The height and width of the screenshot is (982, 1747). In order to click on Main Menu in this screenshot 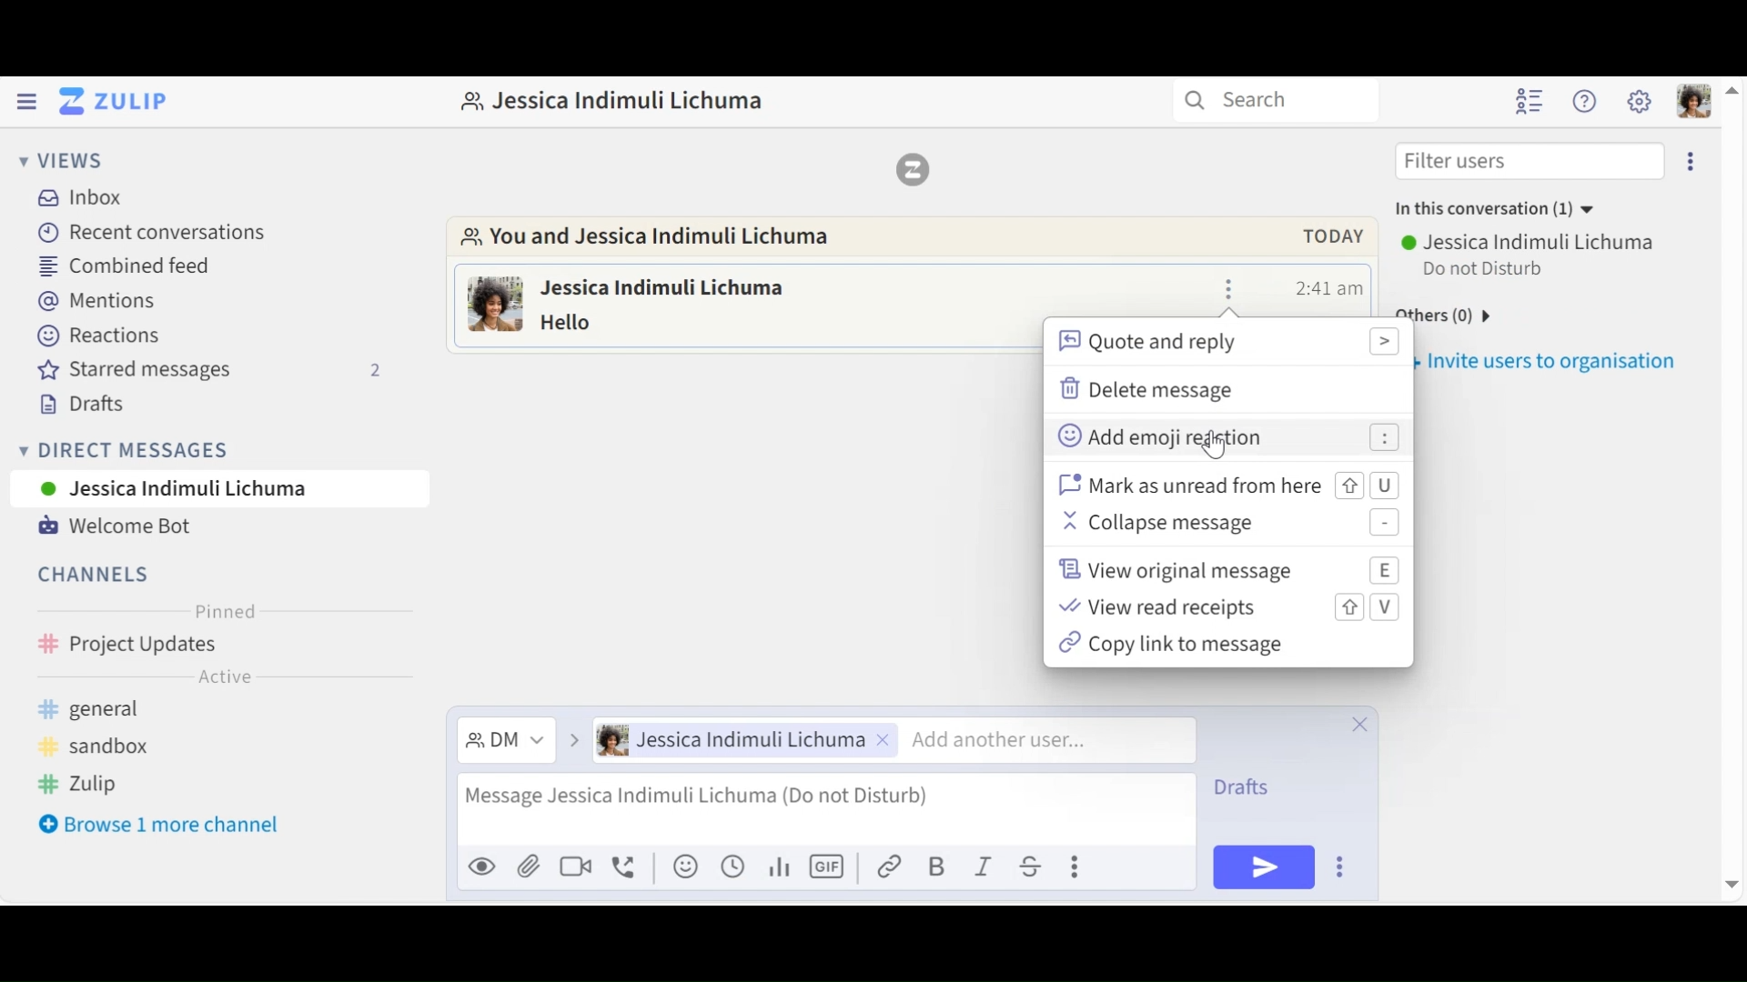, I will do `click(1639, 101)`.